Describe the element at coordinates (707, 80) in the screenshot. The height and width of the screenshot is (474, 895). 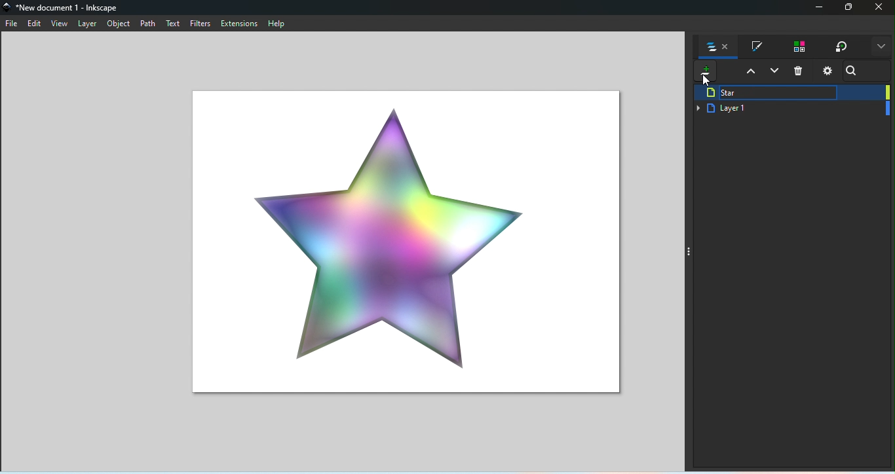
I see `cursor` at that location.